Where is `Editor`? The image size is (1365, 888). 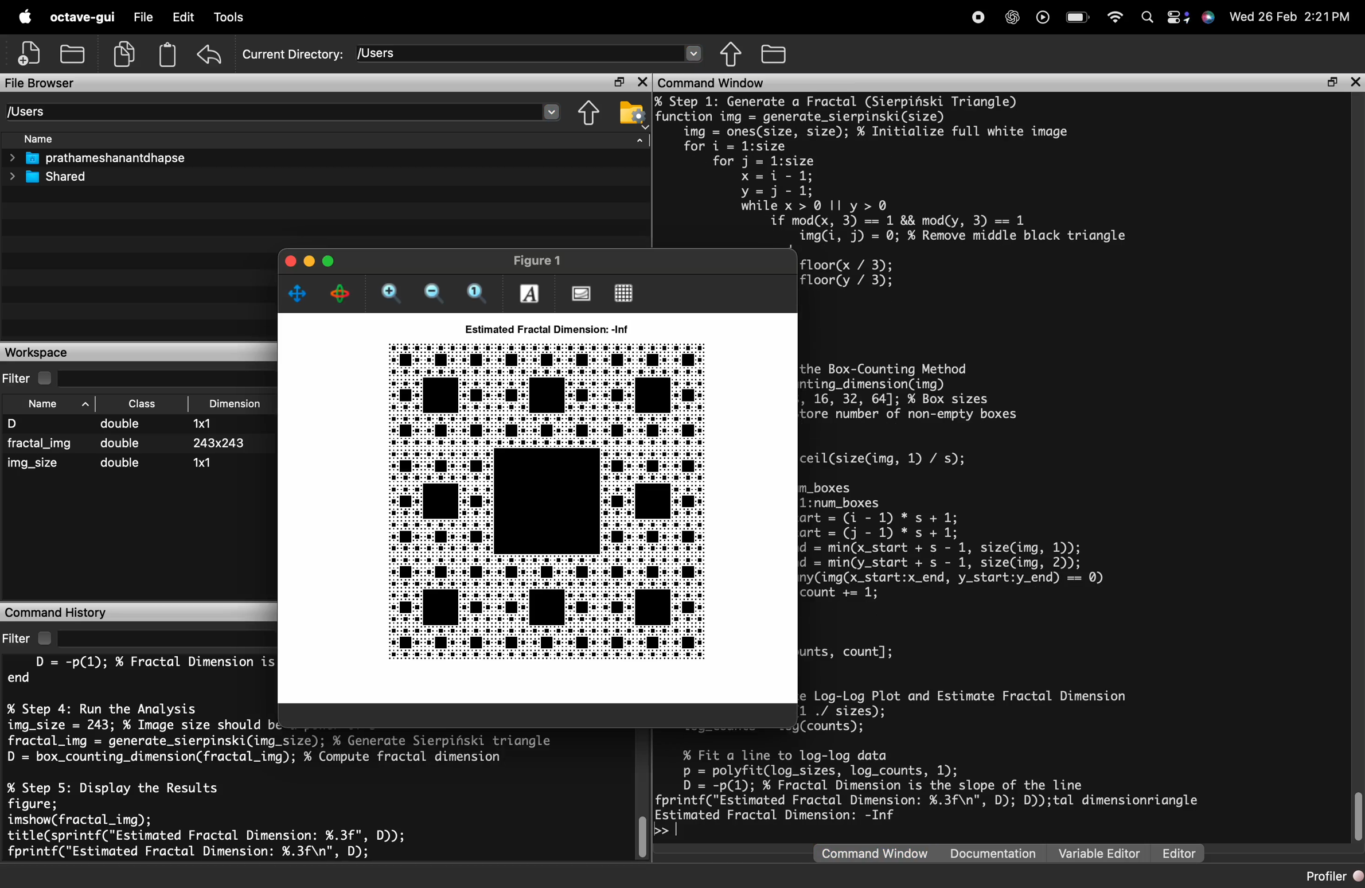 Editor is located at coordinates (1180, 851).